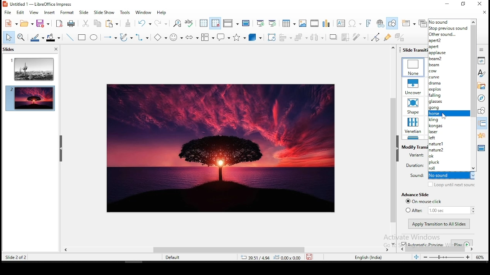 This screenshot has width=490, height=275. Describe the element at coordinates (69, 36) in the screenshot. I see `line` at that location.